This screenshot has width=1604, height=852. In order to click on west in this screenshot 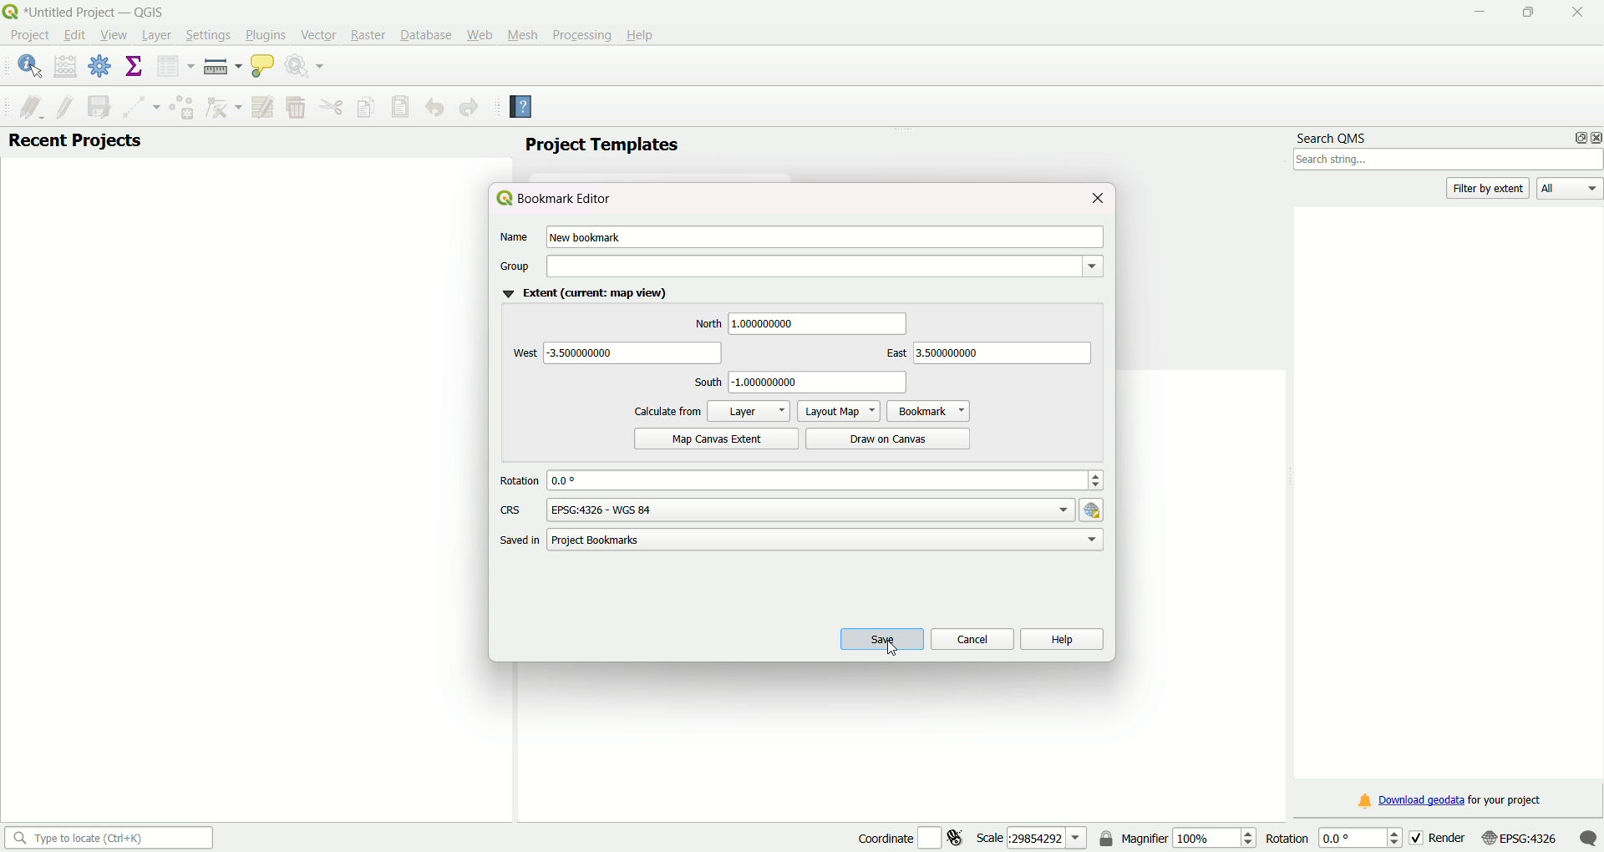, I will do `click(522, 353)`.